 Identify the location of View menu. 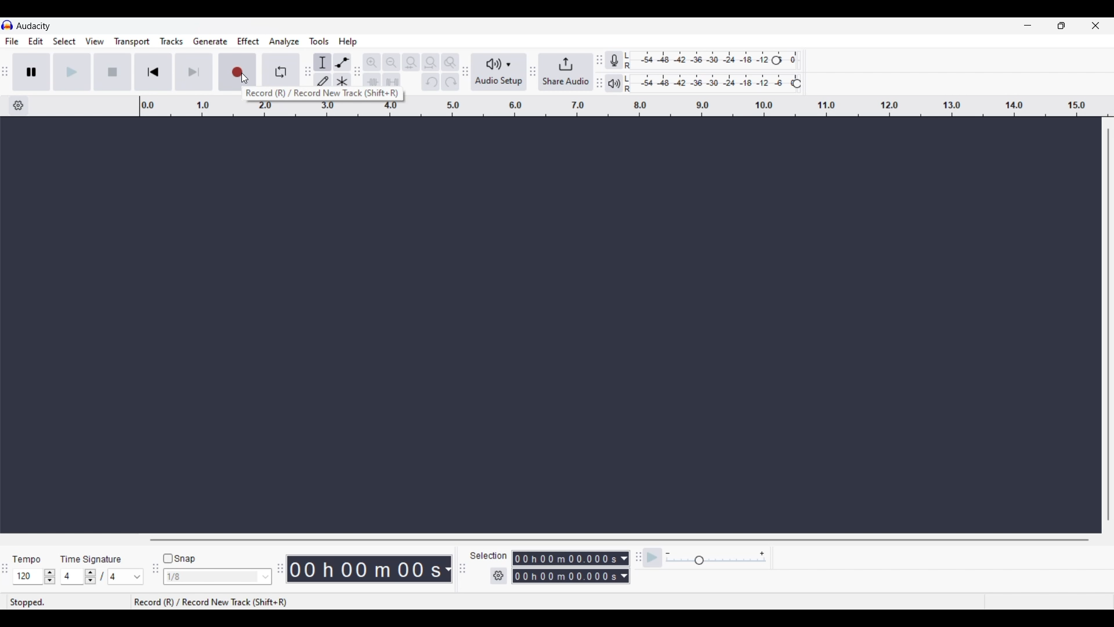
(95, 41).